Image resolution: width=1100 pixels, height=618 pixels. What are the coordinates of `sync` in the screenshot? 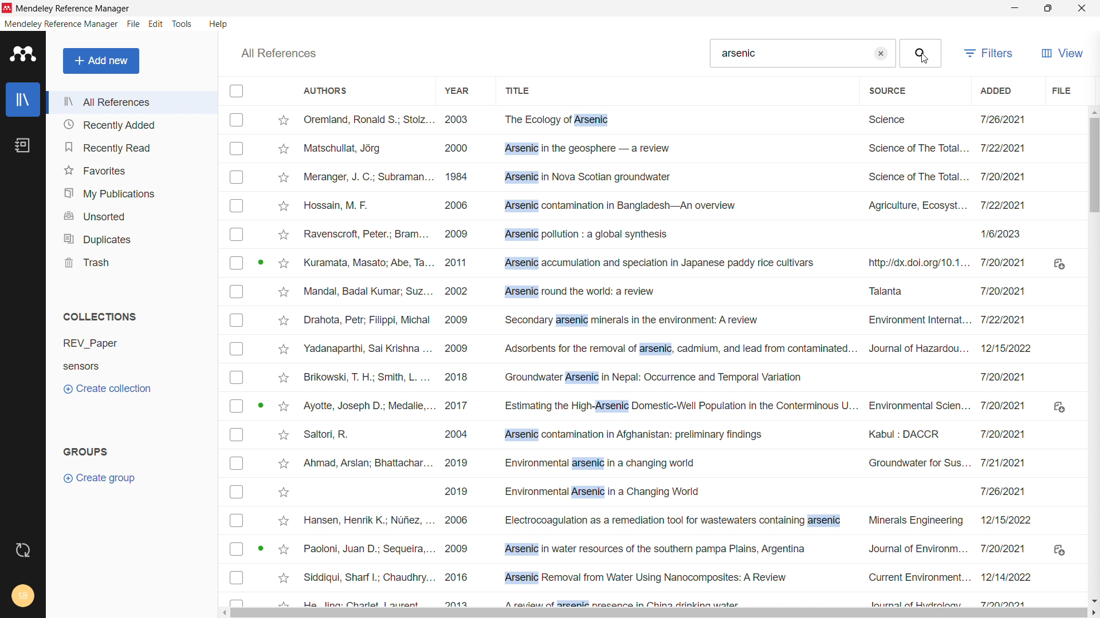 It's located at (22, 550).